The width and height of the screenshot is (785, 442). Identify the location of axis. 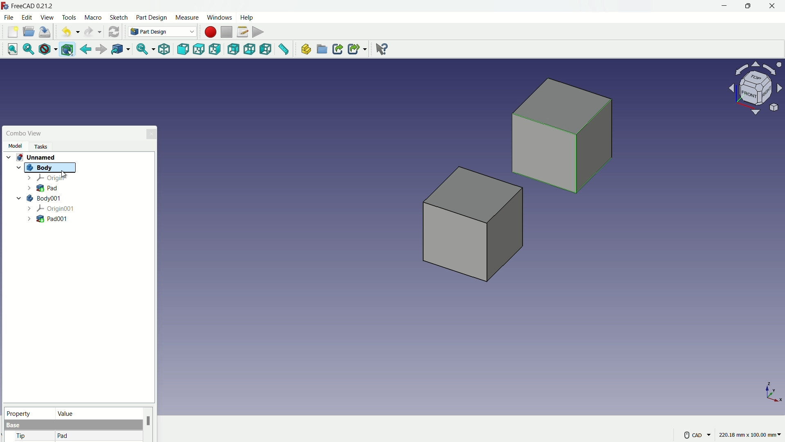
(774, 392).